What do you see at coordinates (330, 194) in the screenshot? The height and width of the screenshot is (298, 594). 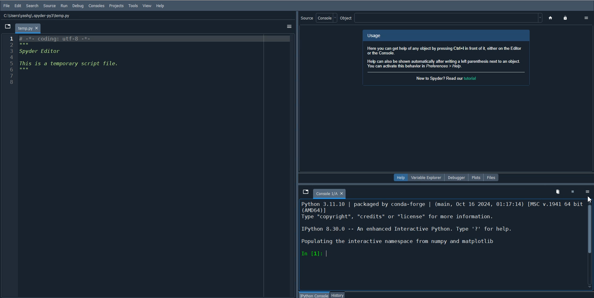 I see `Console 1/A` at bounding box center [330, 194].